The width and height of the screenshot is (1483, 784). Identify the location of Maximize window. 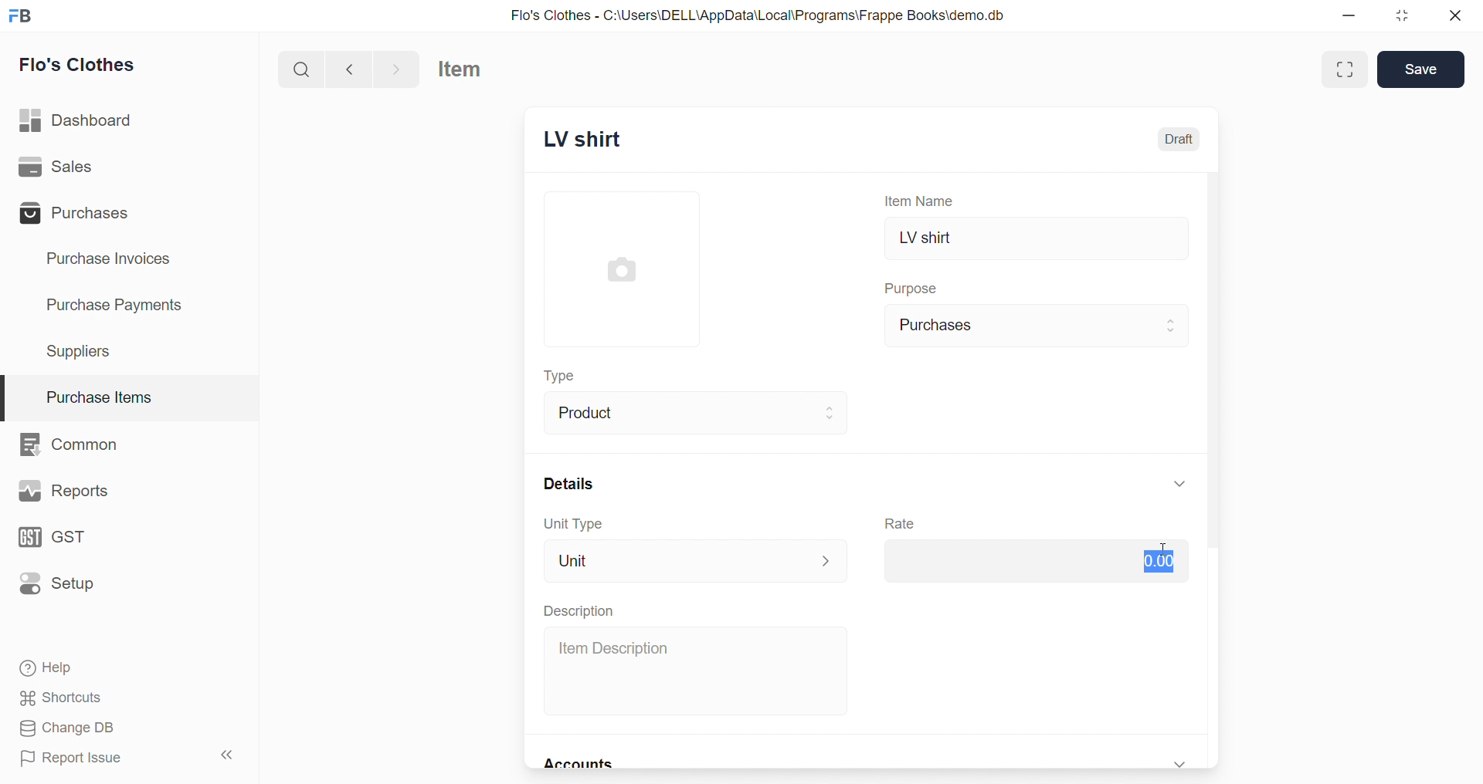
(1347, 69).